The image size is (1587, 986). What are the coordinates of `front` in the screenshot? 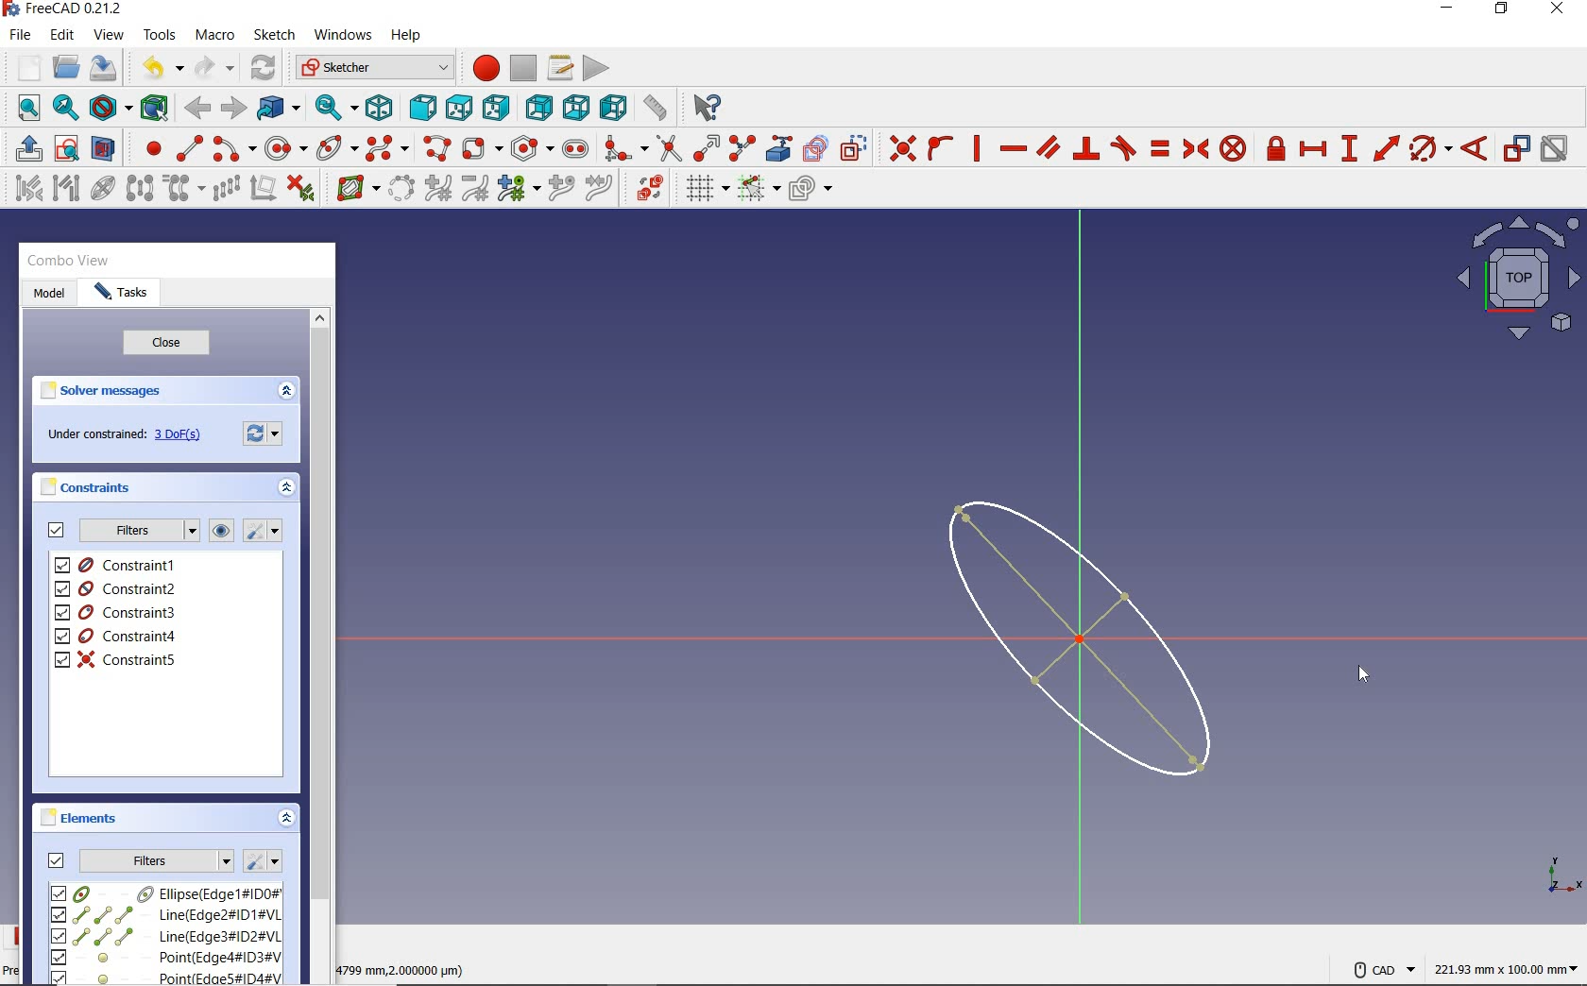 It's located at (418, 108).